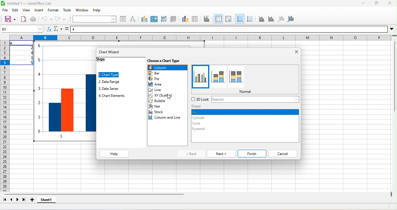  Describe the element at coordinates (201, 38) in the screenshot. I see `column headings` at that location.